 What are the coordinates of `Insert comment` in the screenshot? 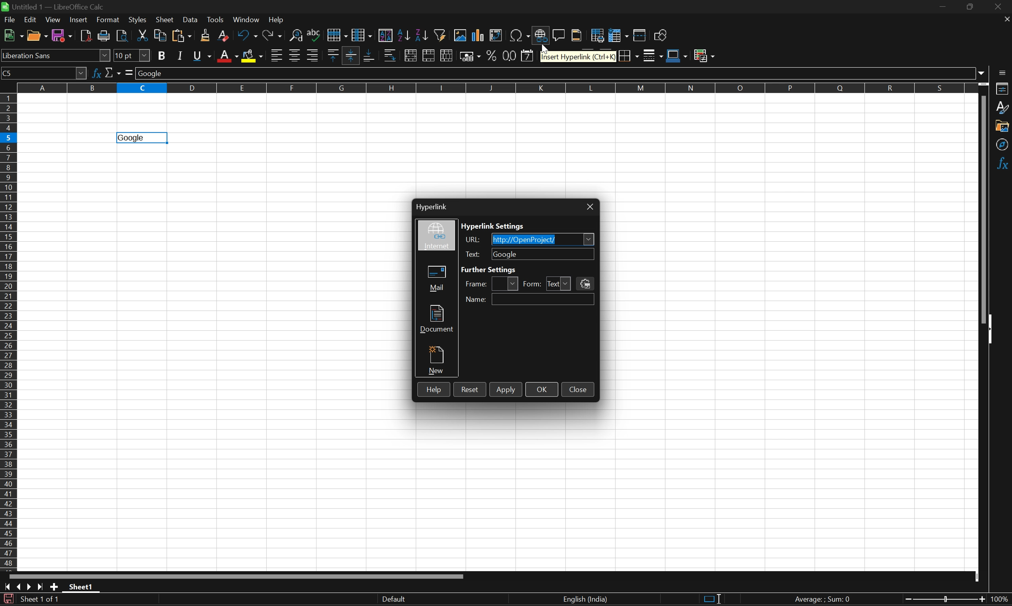 It's located at (559, 35).